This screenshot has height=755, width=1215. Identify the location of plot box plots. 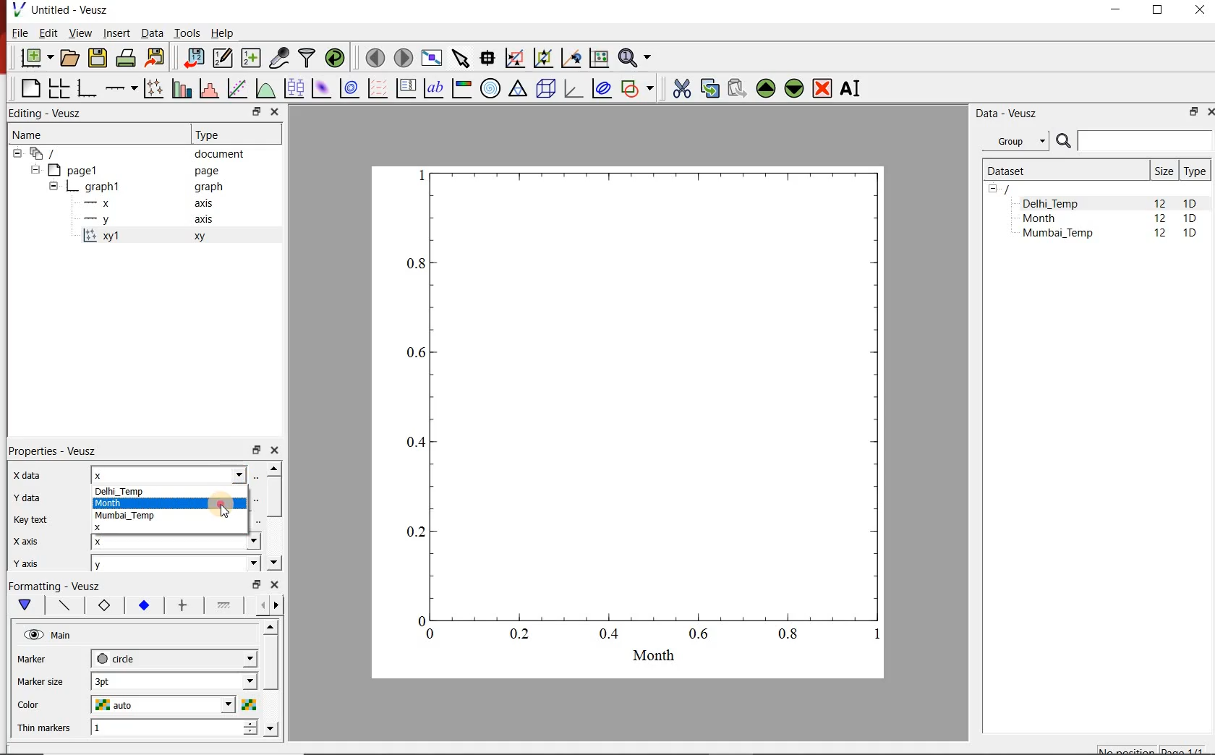
(294, 88).